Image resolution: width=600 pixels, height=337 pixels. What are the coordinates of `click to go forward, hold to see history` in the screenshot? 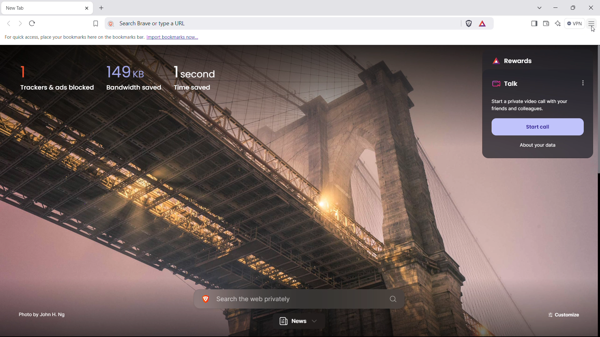 It's located at (21, 23).